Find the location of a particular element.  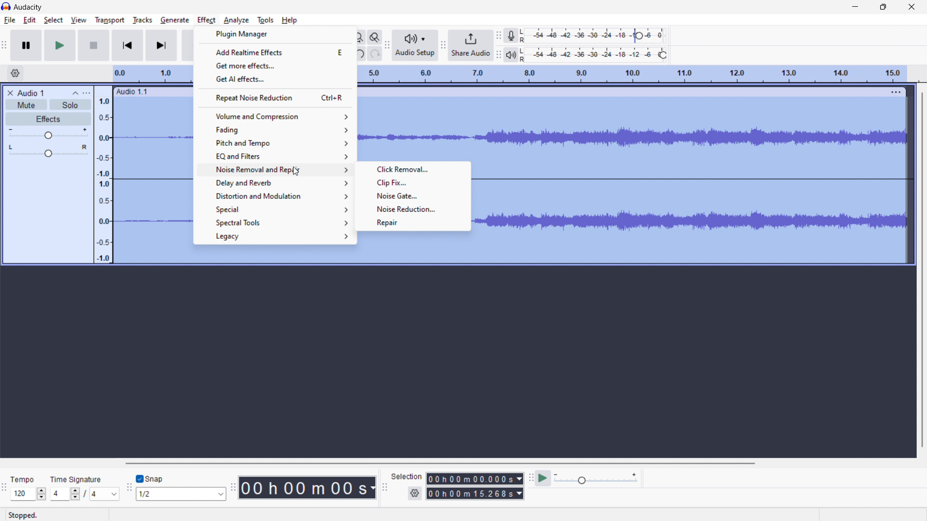

stop is located at coordinates (94, 45).